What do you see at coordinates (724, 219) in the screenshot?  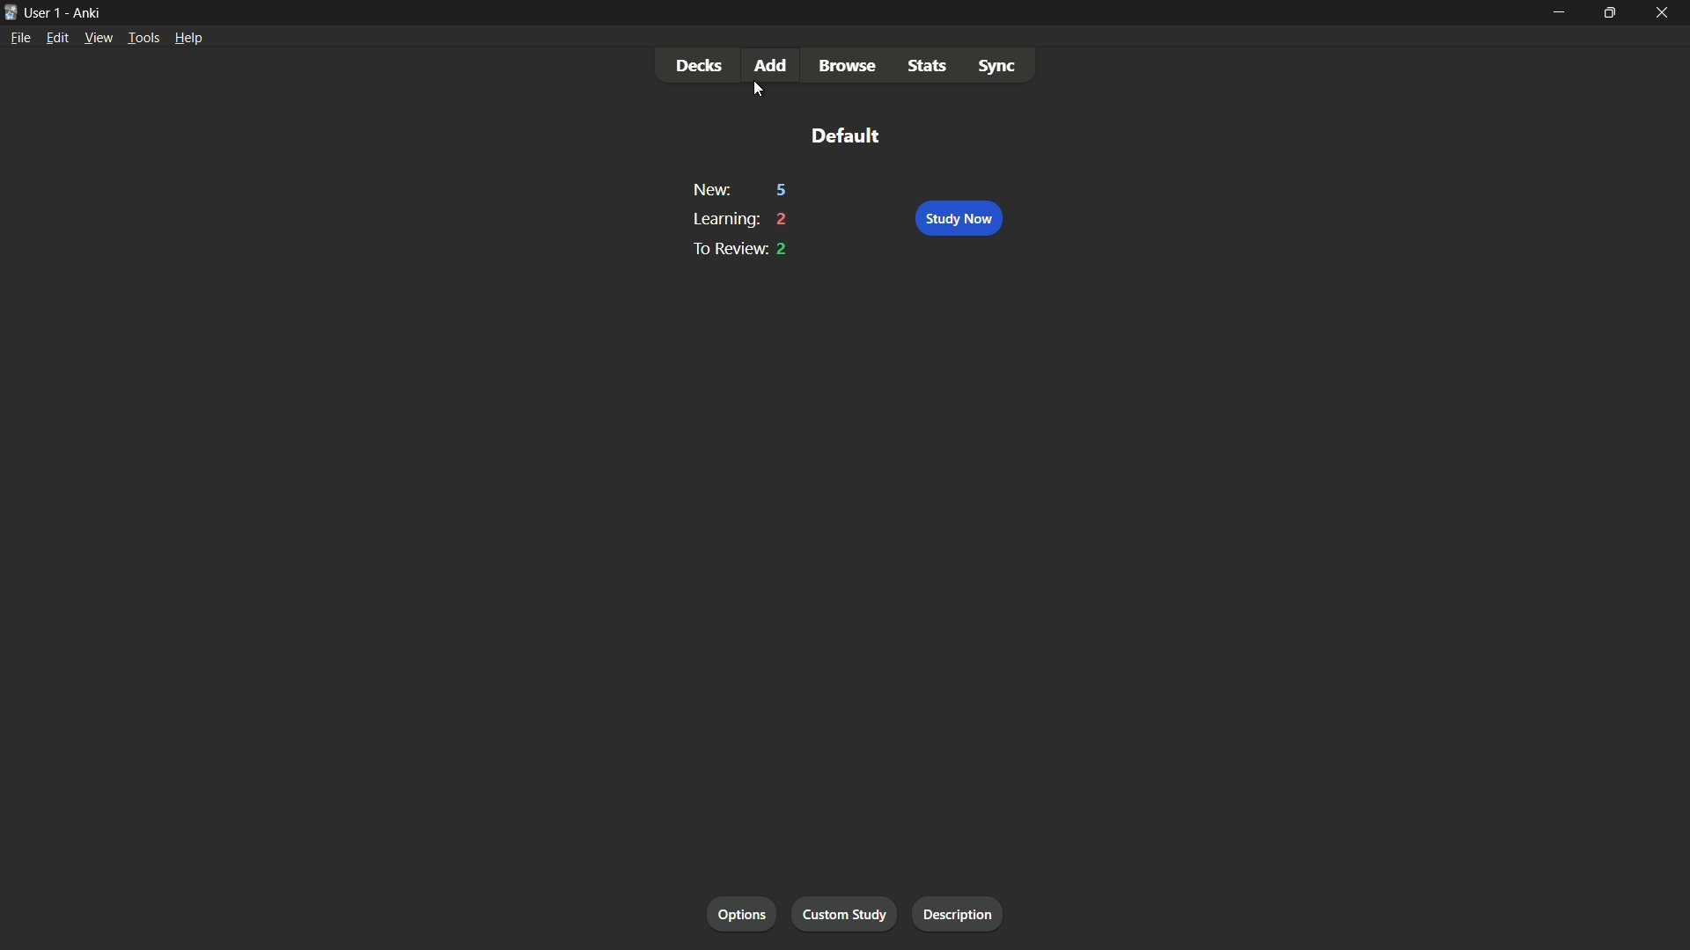 I see `learning` at bounding box center [724, 219].